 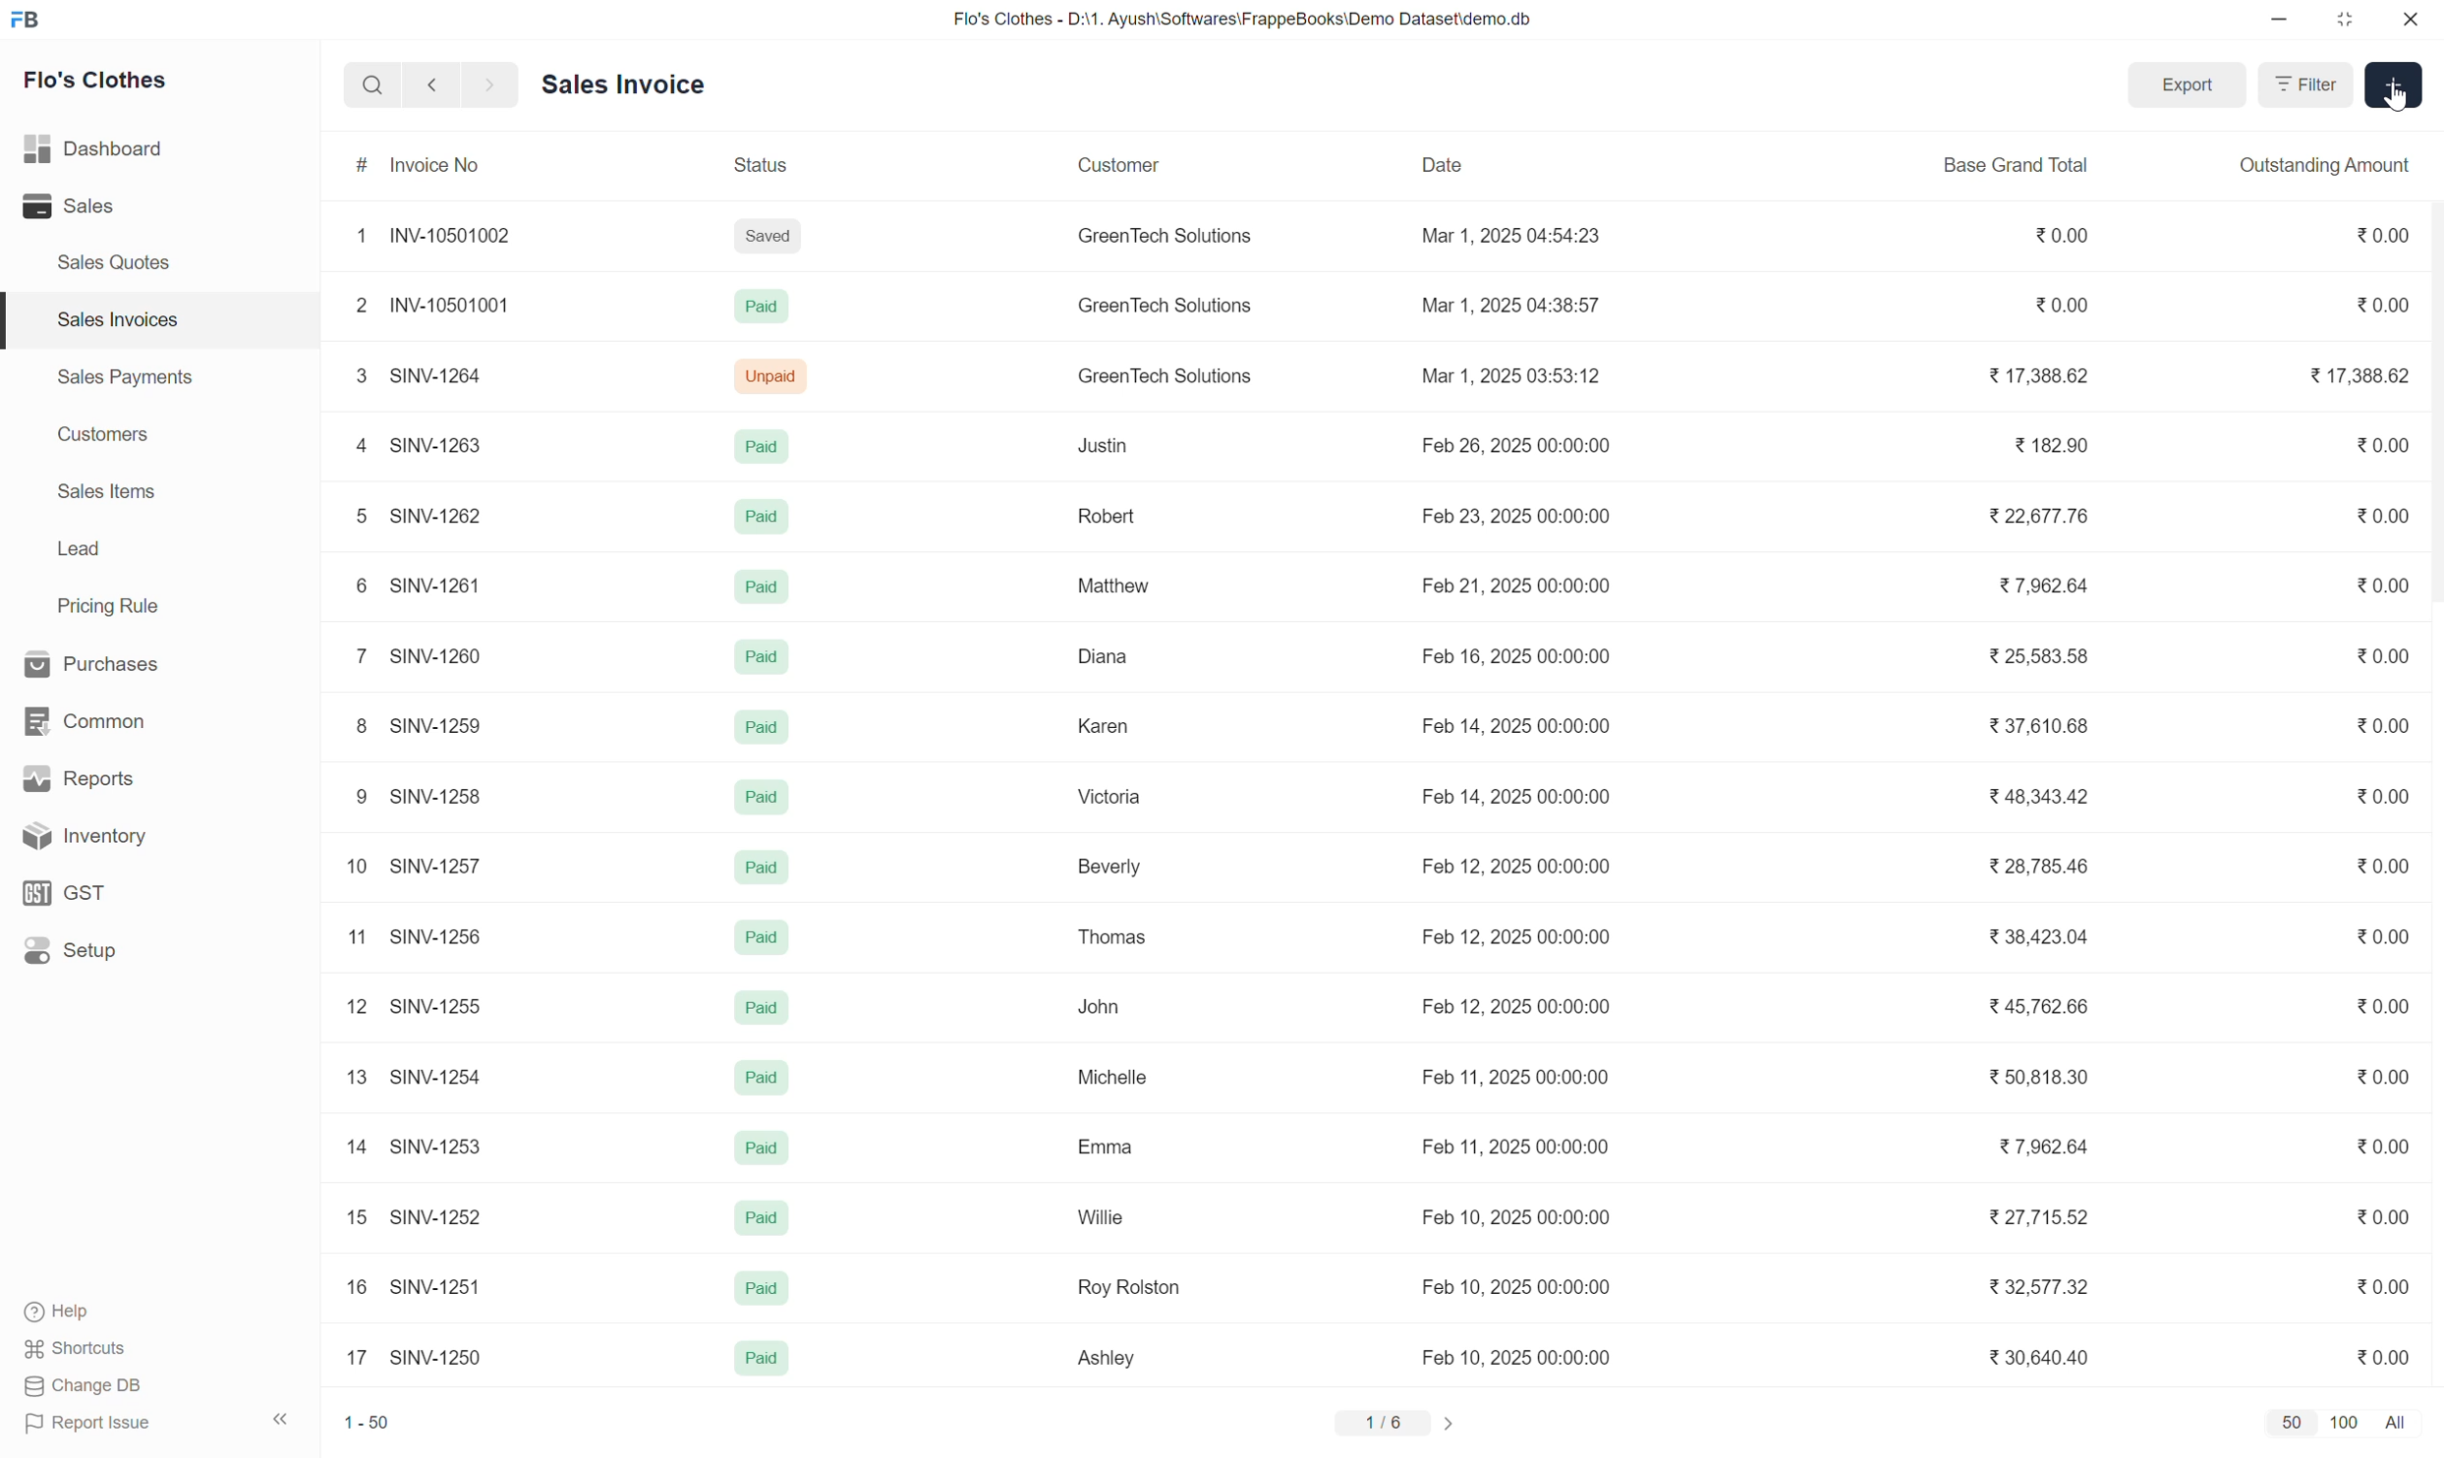 What do you see at coordinates (448, 589) in the screenshot?
I see `SINV-1261` at bounding box center [448, 589].